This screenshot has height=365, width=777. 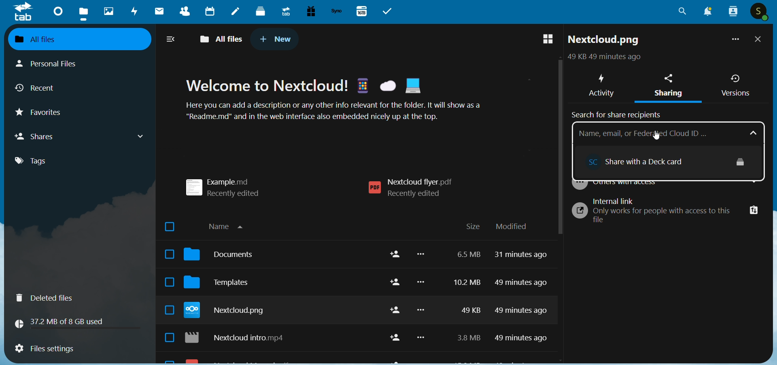 What do you see at coordinates (38, 161) in the screenshot?
I see `tags` at bounding box center [38, 161].